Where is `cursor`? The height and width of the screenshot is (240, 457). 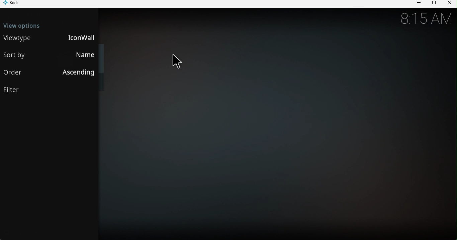 cursor is located at coordinates (176, 62).